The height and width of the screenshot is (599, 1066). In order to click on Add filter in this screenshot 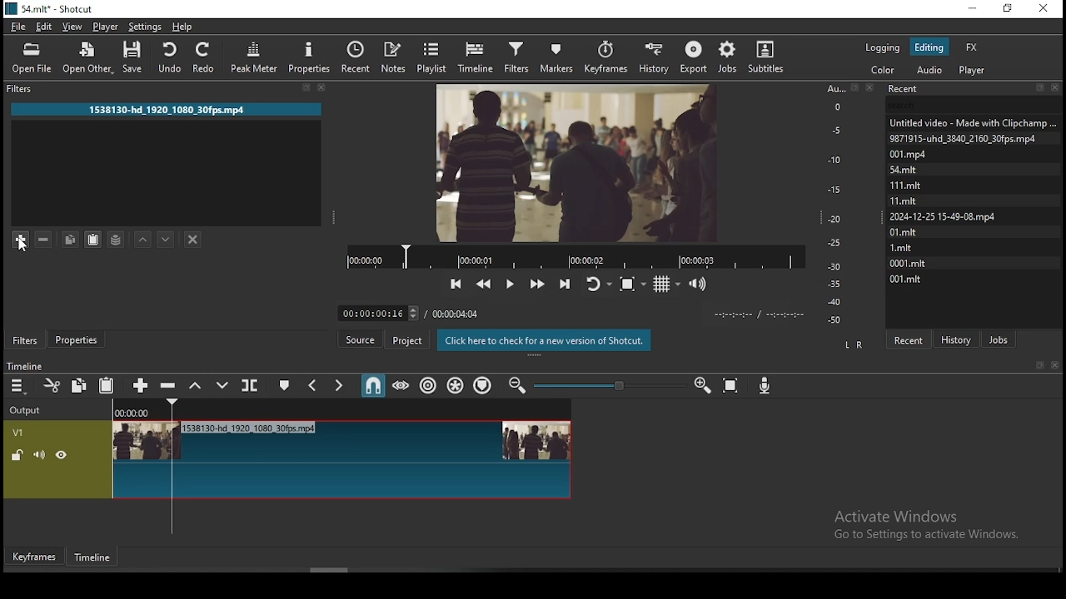, I will do `click(20, 241)`.